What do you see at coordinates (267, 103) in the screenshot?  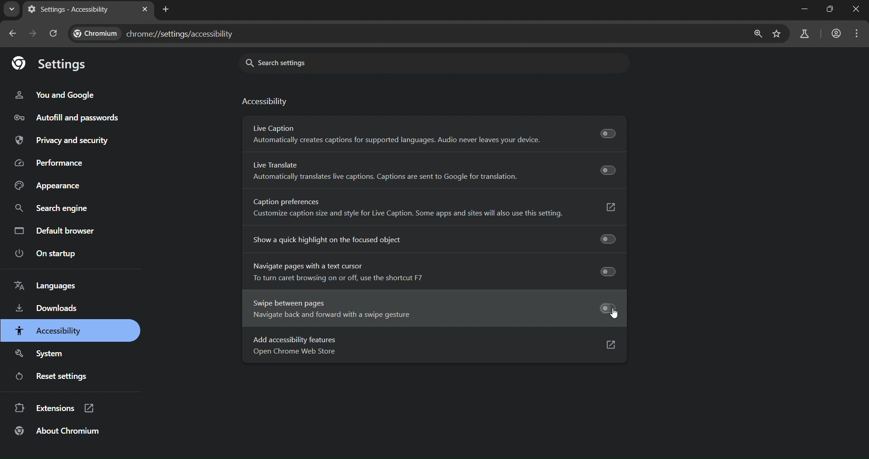 I see `accessibility` at bounding box center [267, 103].